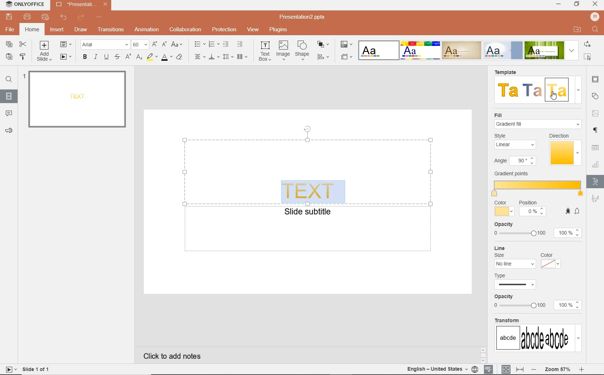  What do you see at coordinates (36, 369) in the screenshot?
I see `SLIDE 1 OF 1` at bounding box center [36, 369].